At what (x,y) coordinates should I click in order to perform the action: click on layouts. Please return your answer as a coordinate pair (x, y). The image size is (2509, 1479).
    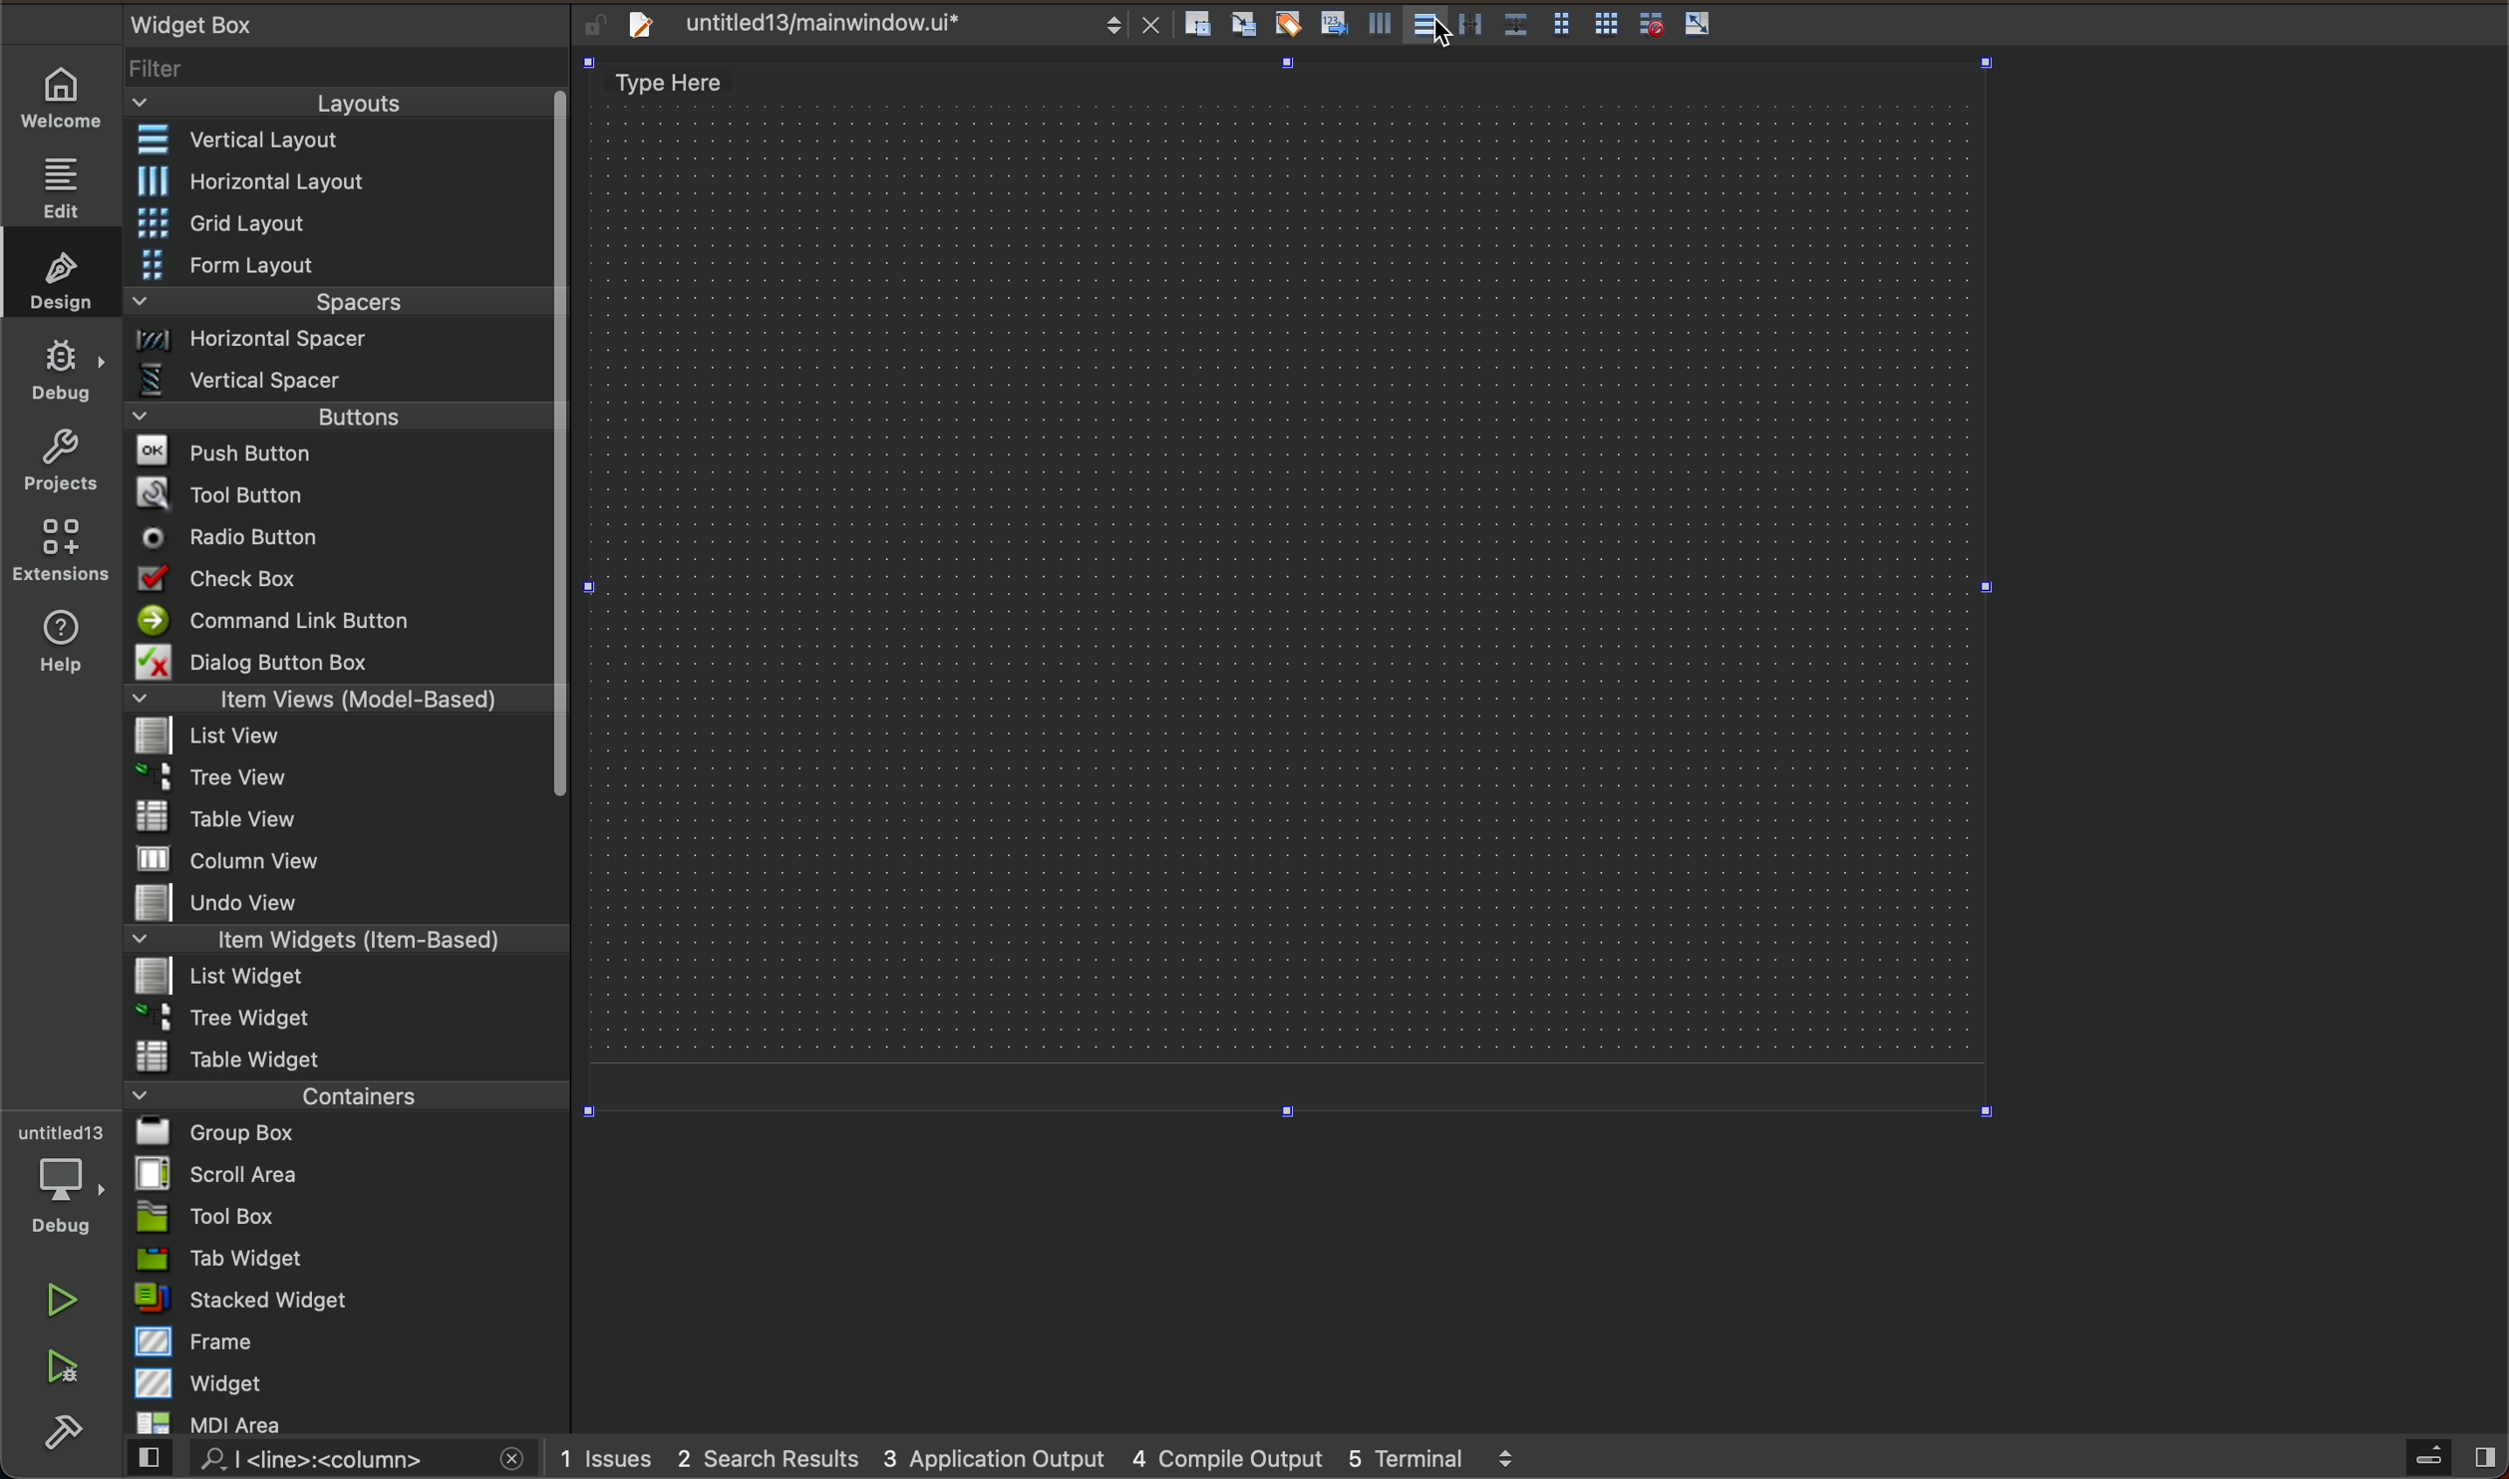
    Looking at the image, I should click on (347, 103).